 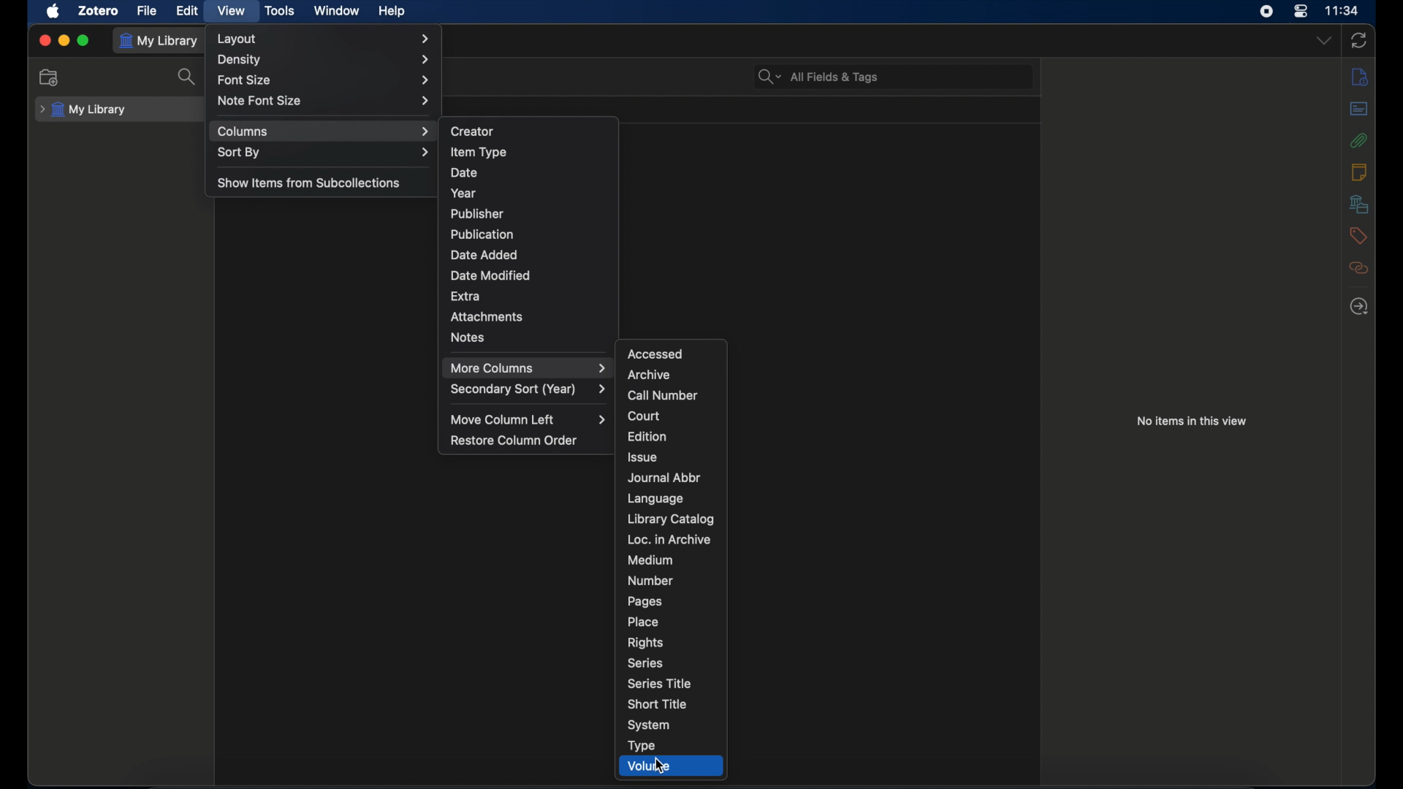 I want to click on ages, so click(x=645, y=601).